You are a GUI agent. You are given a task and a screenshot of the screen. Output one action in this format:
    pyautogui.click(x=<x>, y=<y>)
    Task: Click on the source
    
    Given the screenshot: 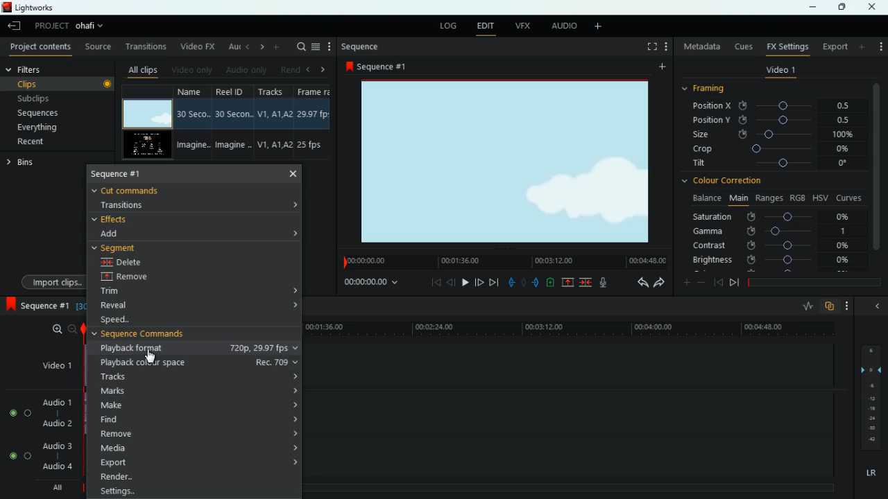 What is the action you would take?
    pyautogui.click(x=96, y=47)
    